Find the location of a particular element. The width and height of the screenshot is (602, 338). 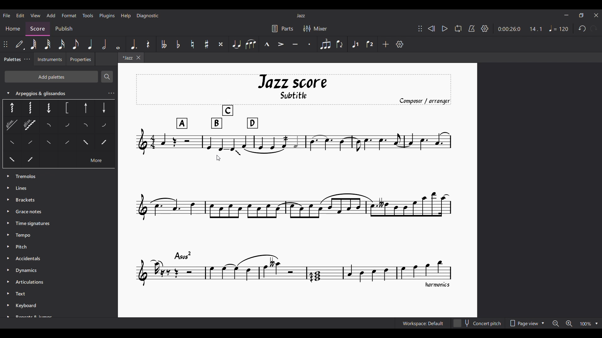

Palate 13 is located at coordinates (50, 144).